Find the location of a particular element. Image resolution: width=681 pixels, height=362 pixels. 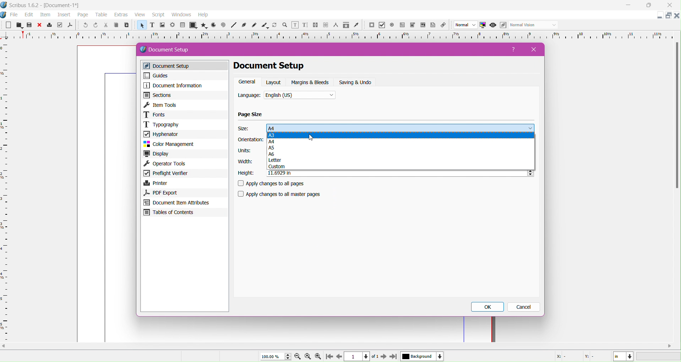

Select the size is located at coordinates (401, 127).